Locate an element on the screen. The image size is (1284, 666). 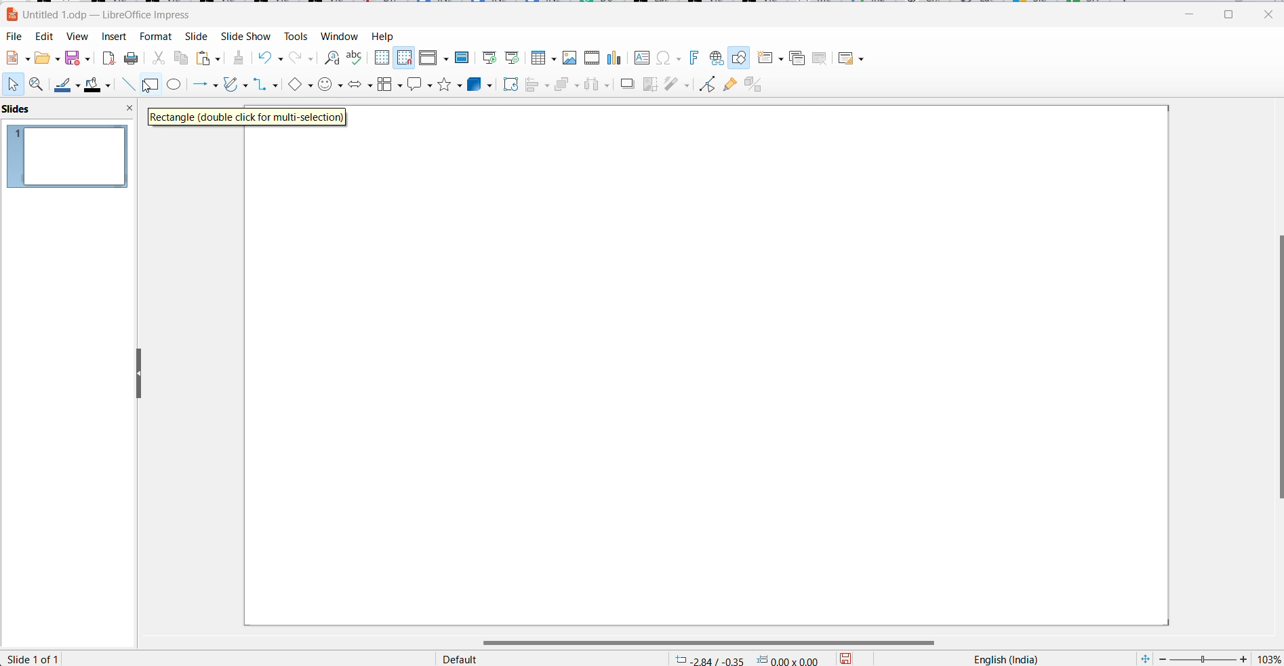
Slide layout is located at coordinates (854, 58).